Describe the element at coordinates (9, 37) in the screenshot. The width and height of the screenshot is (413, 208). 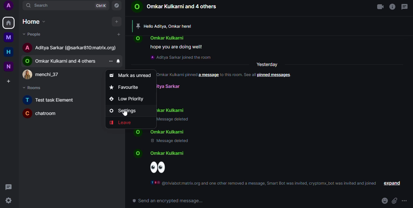
I see `myspace` at that location.